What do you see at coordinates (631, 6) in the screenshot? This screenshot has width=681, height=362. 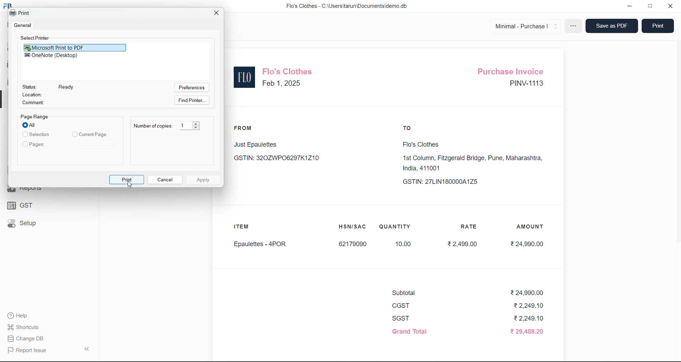 I see `minimize` at bounding box center [631, 6].